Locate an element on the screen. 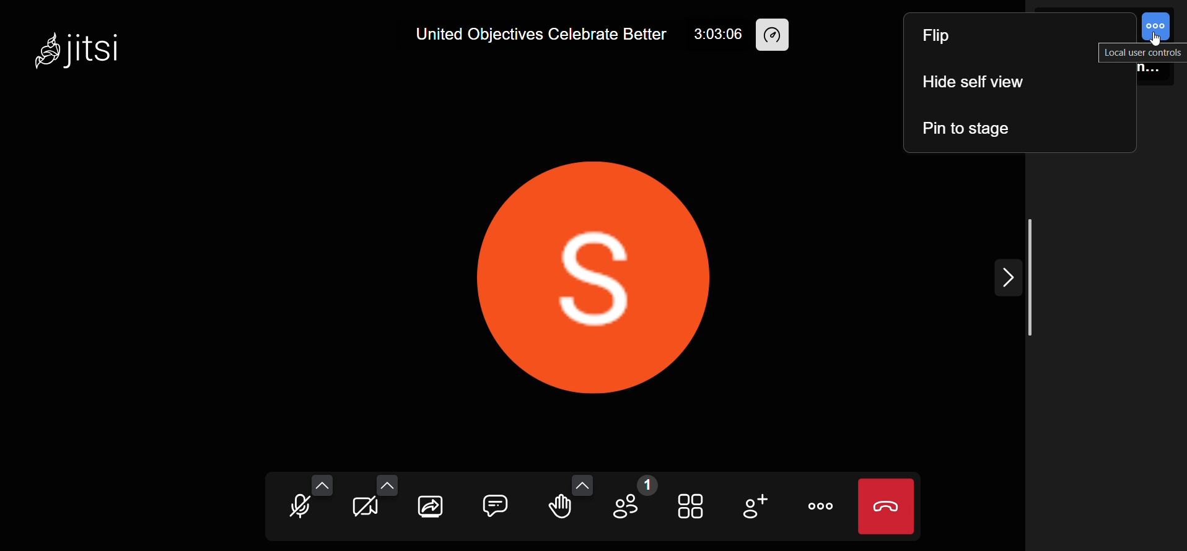  raise hand is located at coordinates (557, 507).